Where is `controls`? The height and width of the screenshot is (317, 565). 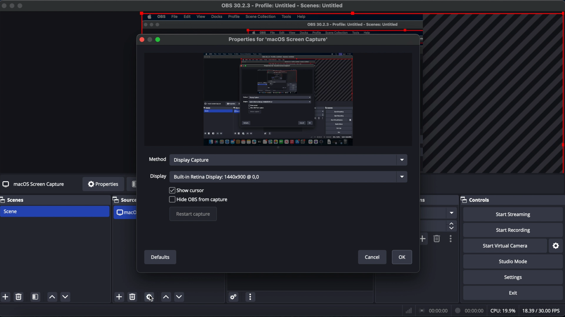 controls is located at coordinates (475, 200).